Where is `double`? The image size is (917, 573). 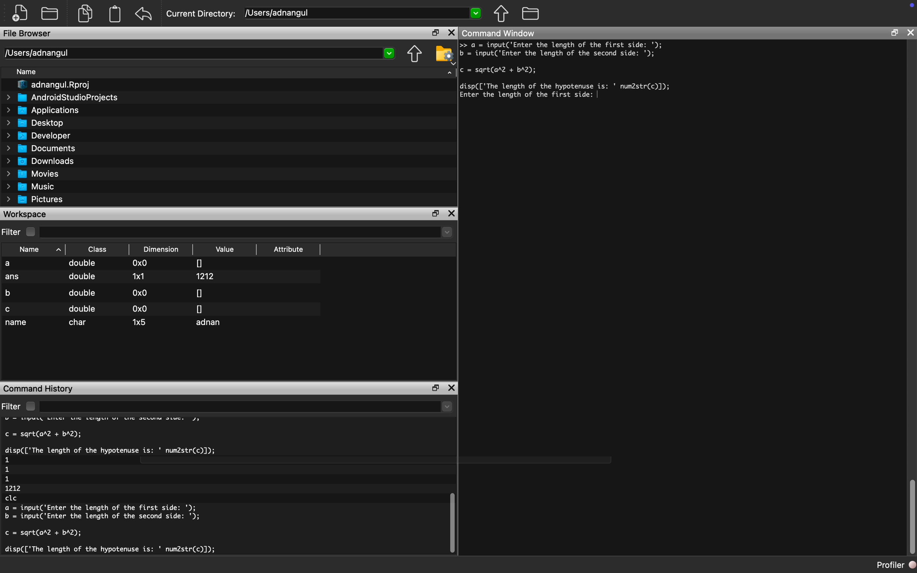 double is located at coordinates (81, 293).